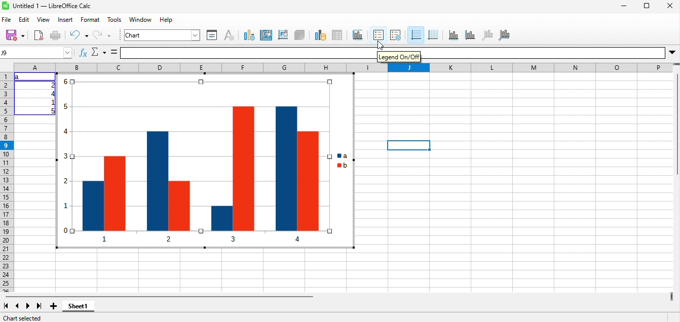 This screenshot has height=322, width=680. I want to click on insert, so click(66, 20).